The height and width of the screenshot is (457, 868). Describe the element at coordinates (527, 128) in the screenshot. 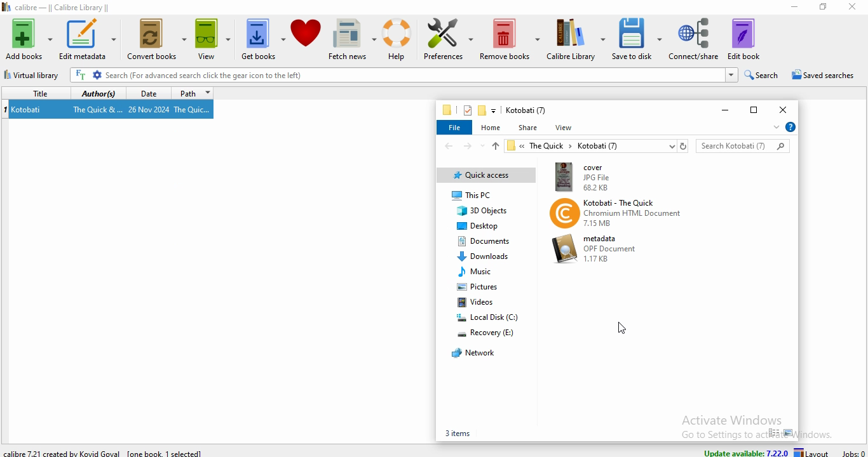

I see `share` at that location.